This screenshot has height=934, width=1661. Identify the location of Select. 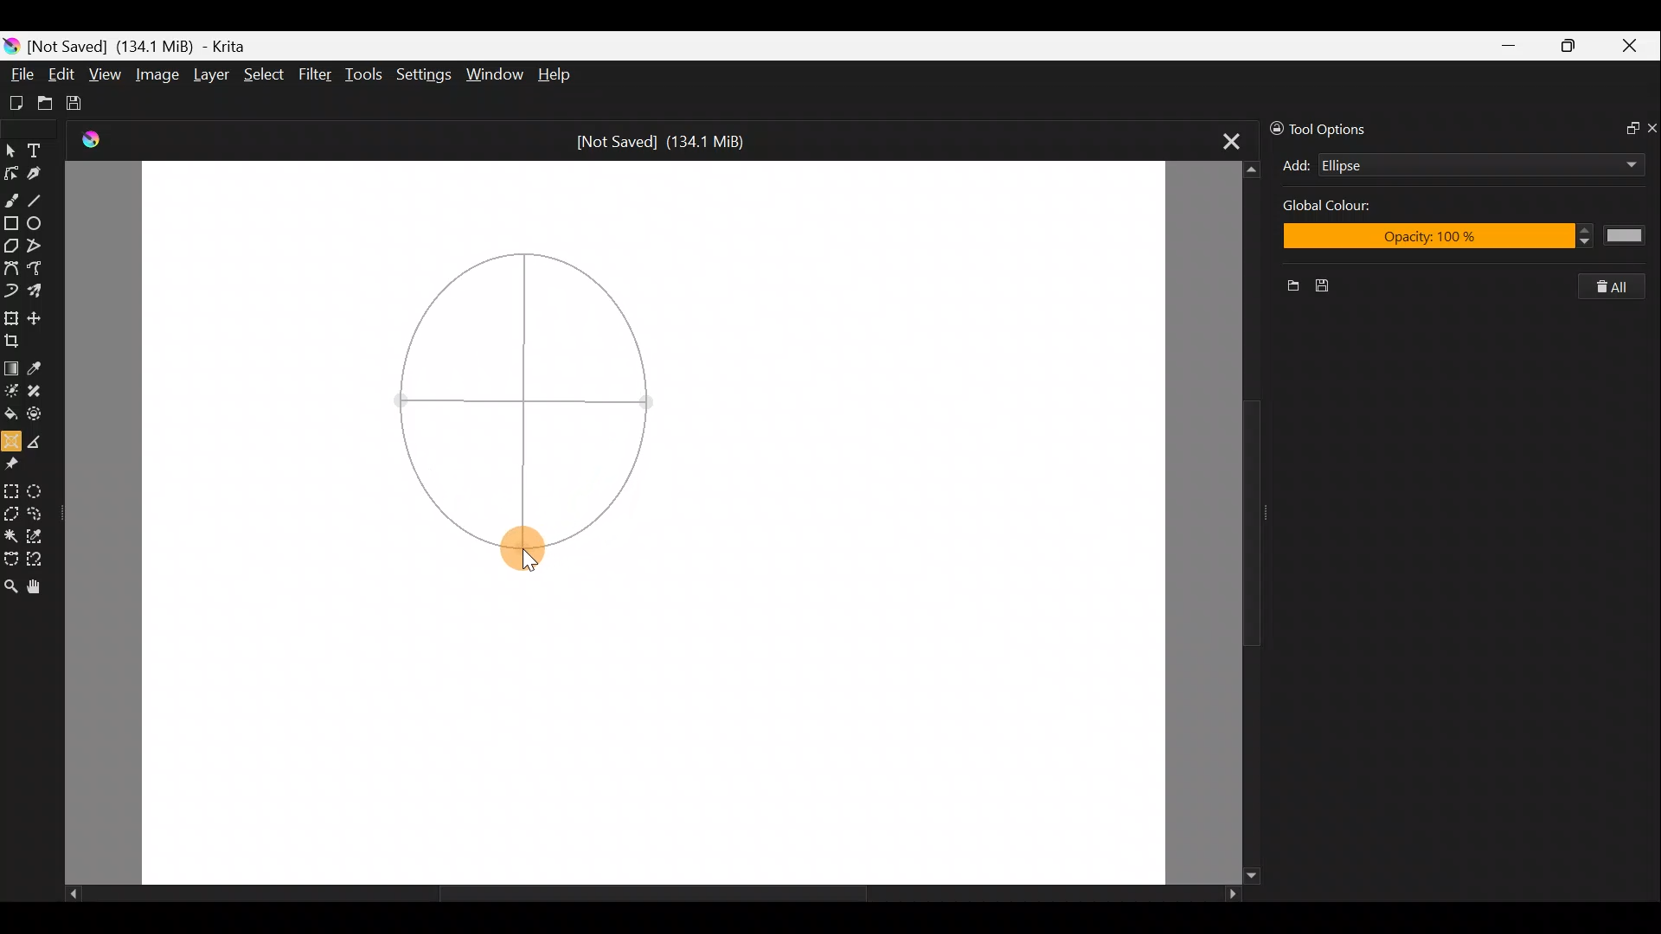
(264, 79).